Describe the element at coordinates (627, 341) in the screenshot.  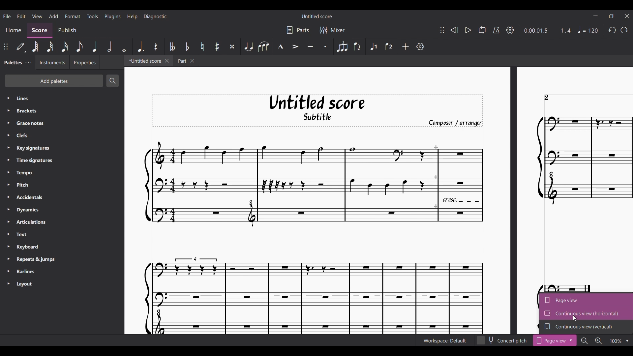
I see `Zoom options ` at that location.